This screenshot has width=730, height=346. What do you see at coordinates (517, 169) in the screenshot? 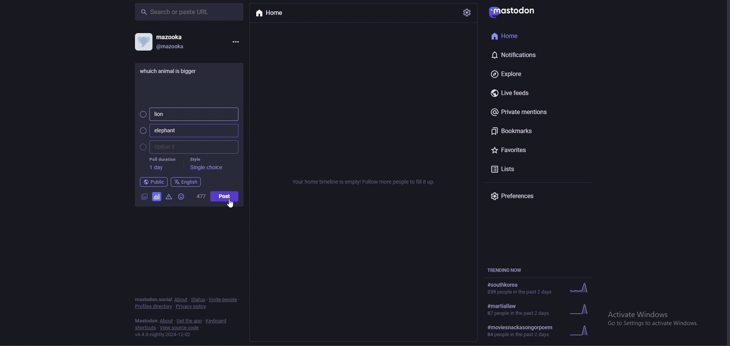
I see `lists` at bounding box center [517, 169].